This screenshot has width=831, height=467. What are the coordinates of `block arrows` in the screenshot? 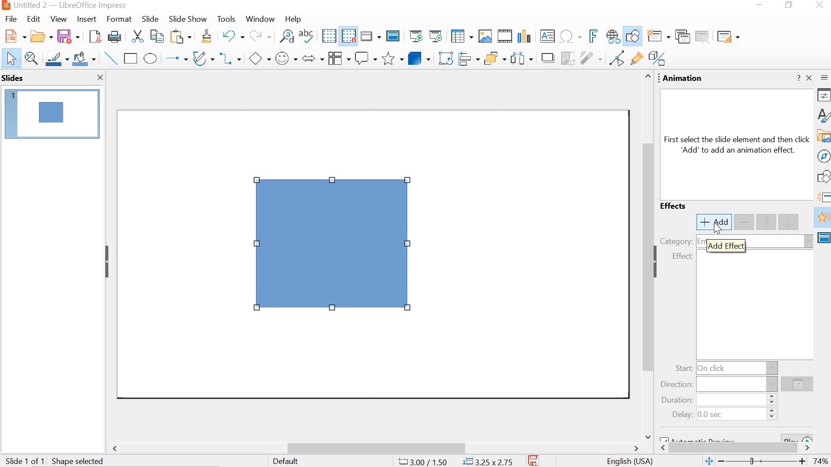 It's located at (313, 58).